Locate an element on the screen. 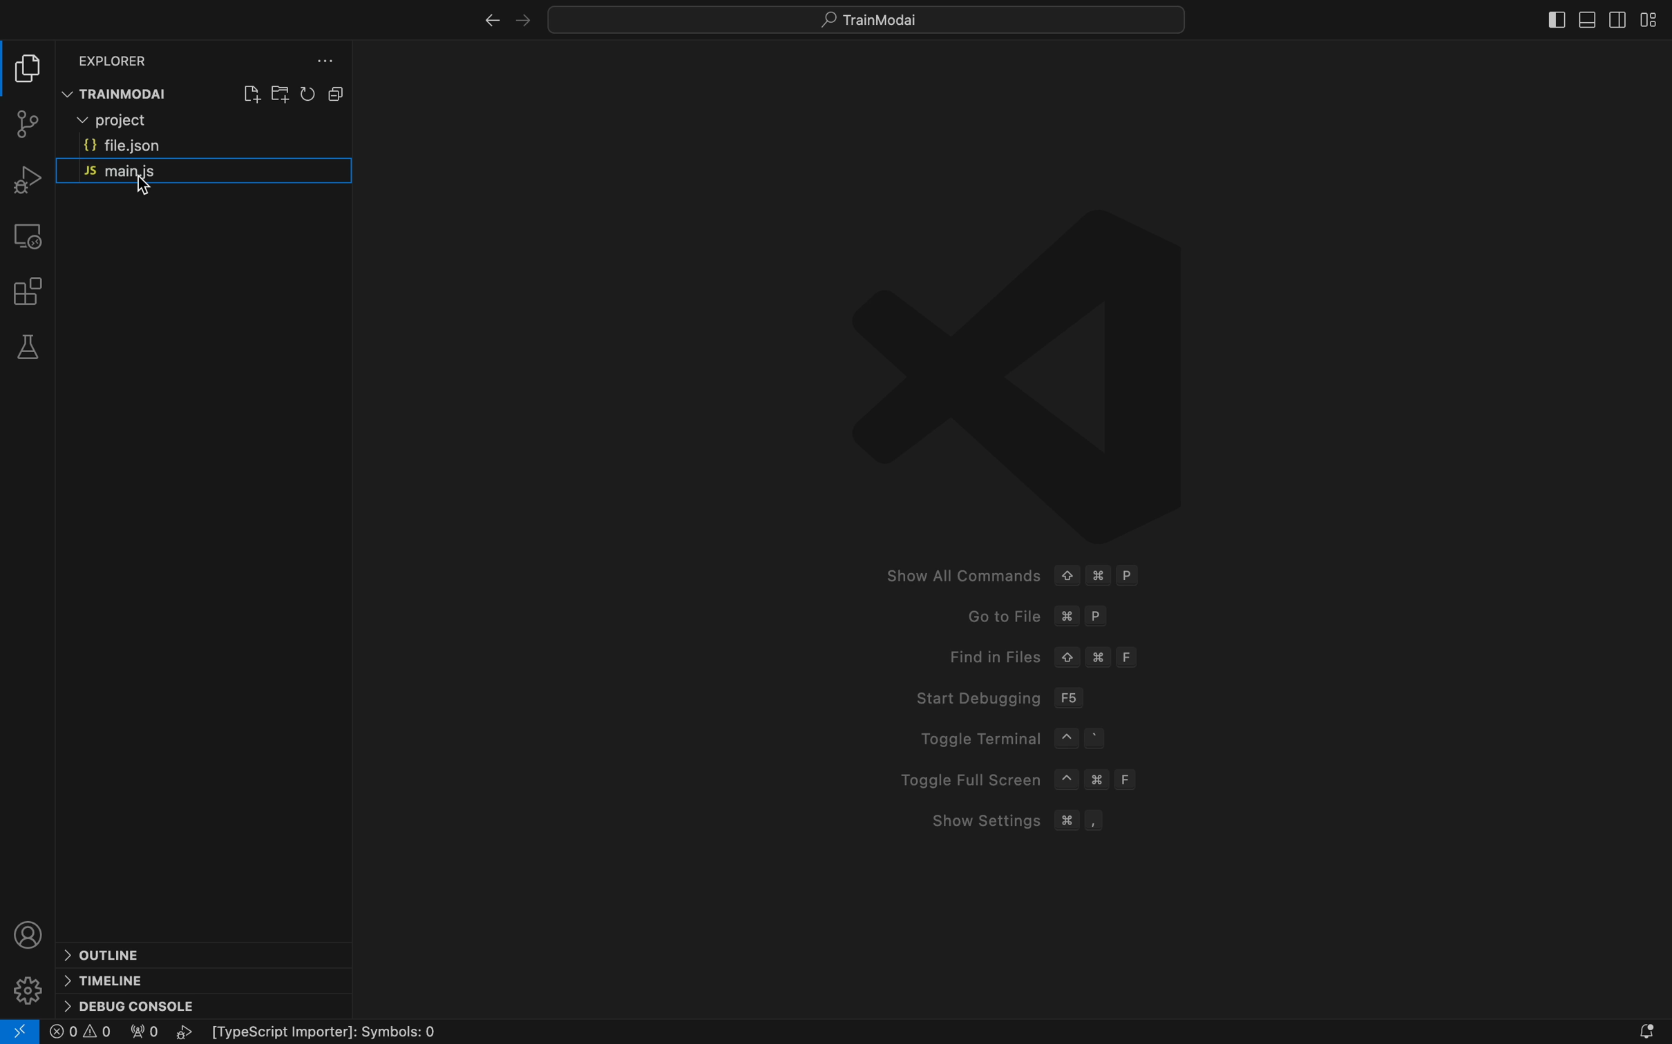 This screenshot has height=1044, width=1672. Toggle is located at coordinates (1005, 735).